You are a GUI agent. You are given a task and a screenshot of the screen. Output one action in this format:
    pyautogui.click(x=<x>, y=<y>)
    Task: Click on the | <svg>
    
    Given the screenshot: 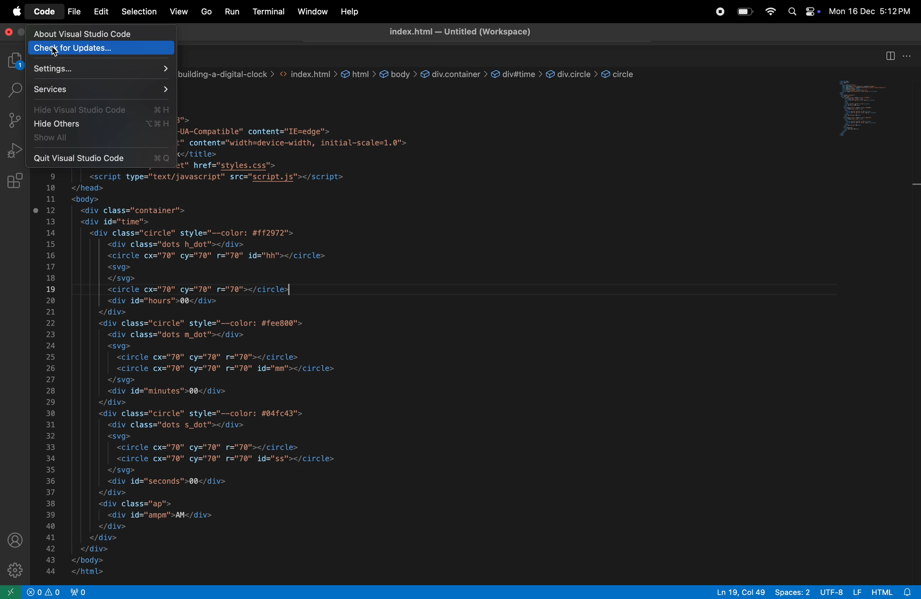 What is the action you would take?
    pyautogui.click(x=119, y=267)
    